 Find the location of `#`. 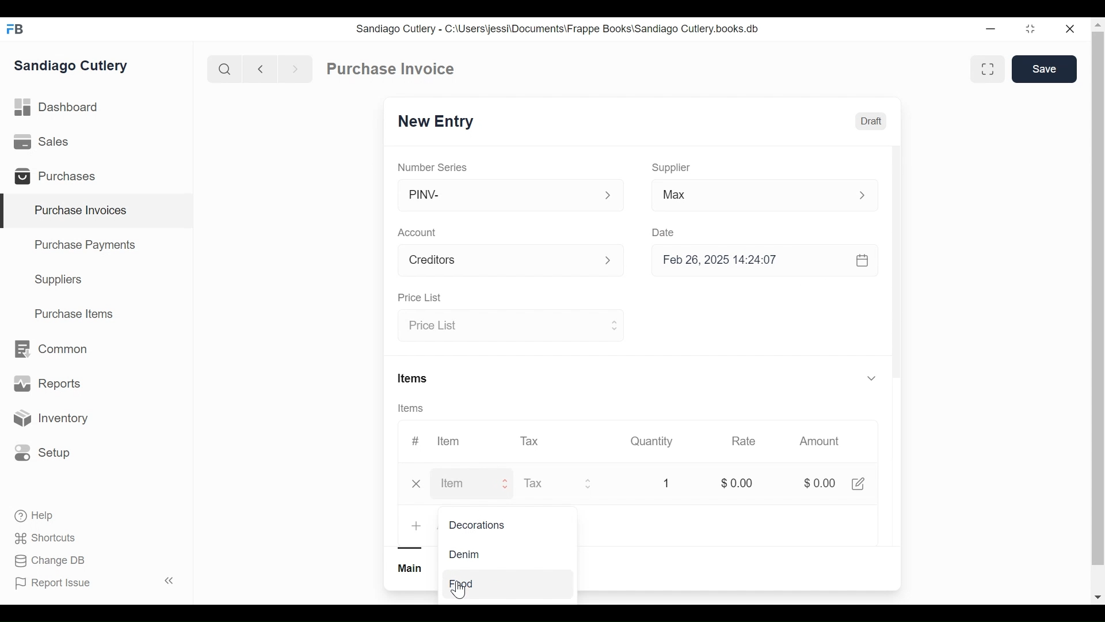

# is located at coordinates (419, 442).